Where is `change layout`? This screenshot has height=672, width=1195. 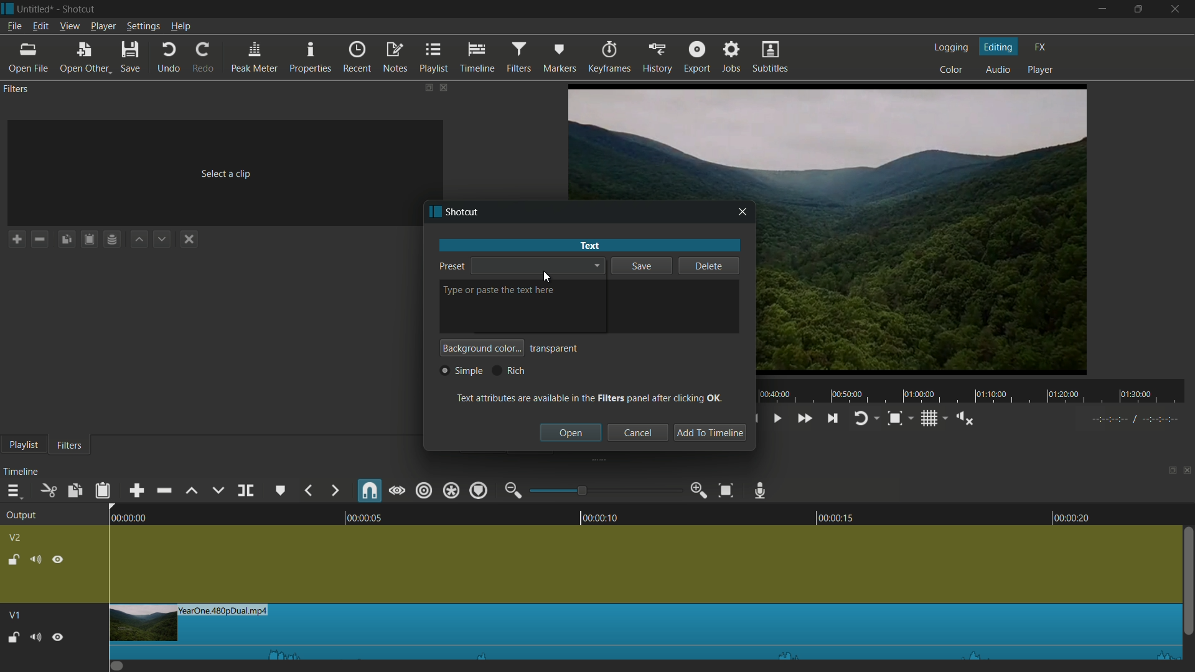 change layout is located at coordinates (1168, 472).